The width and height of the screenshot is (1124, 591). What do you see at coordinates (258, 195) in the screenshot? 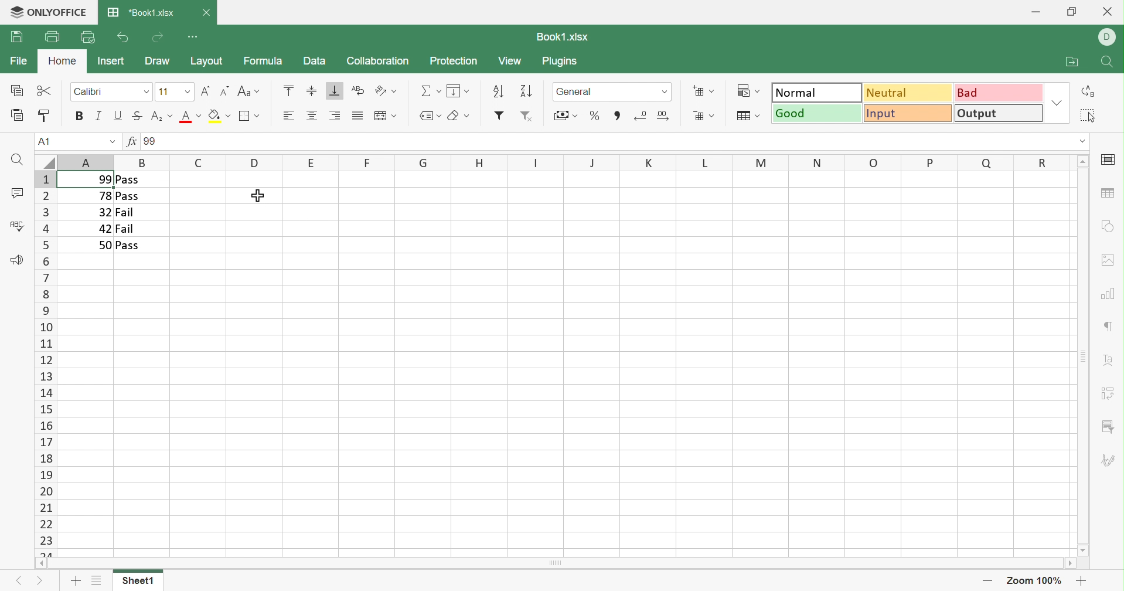
I see `Cursor` at bounding box center [258, 195].